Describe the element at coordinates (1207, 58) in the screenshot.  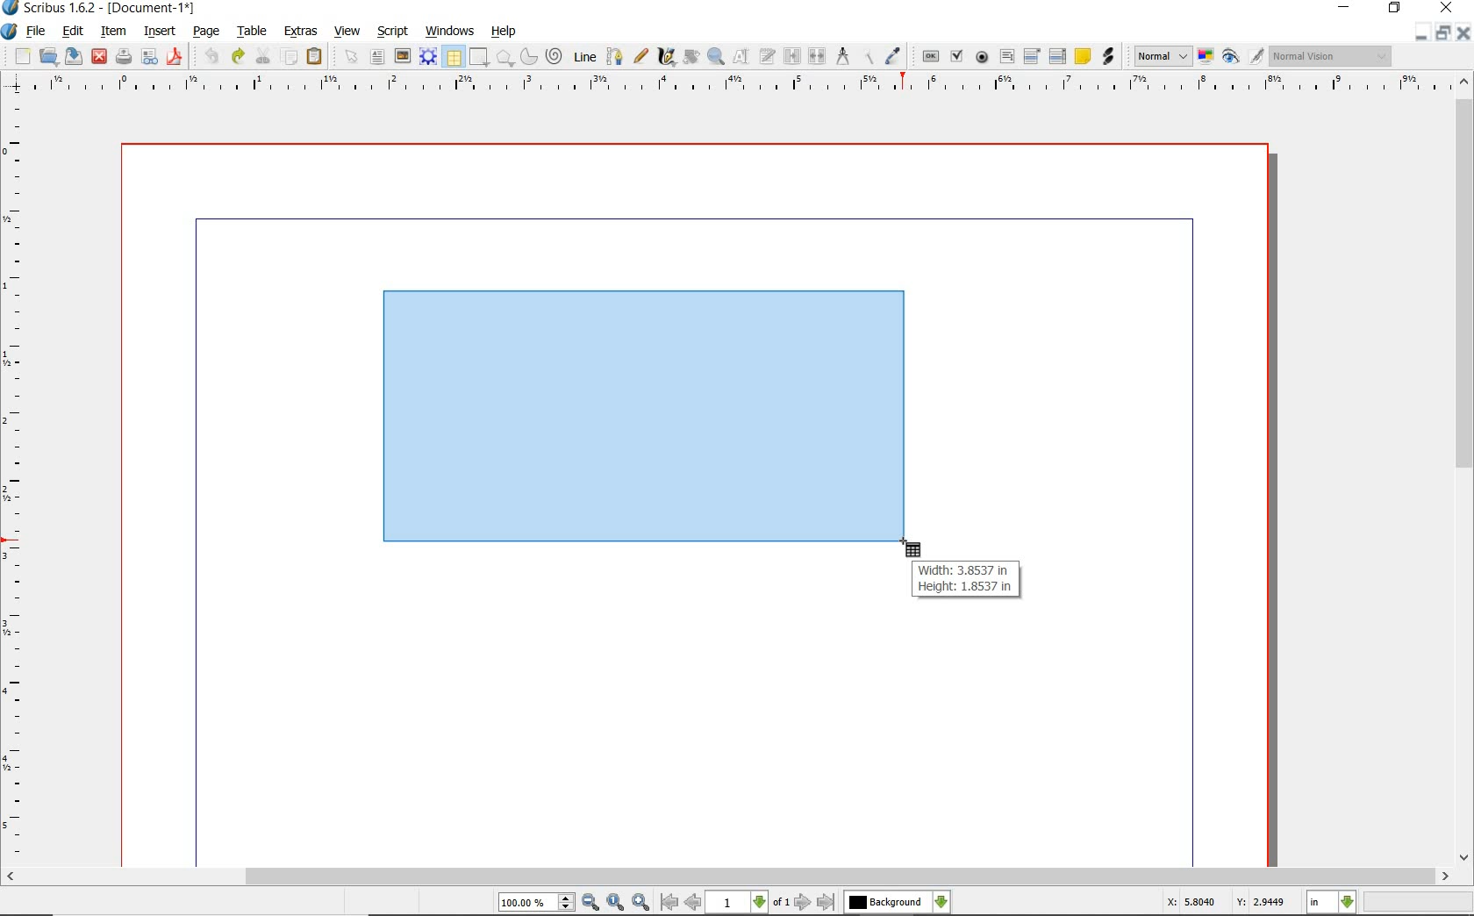
I see `toggle color management system` at that location.